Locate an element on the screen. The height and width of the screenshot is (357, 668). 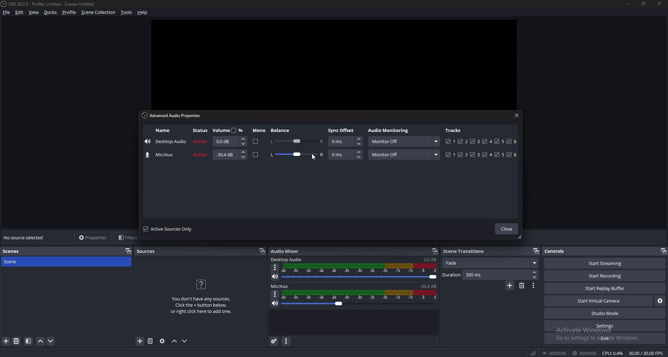
mute is located at coordinates (274, 304).